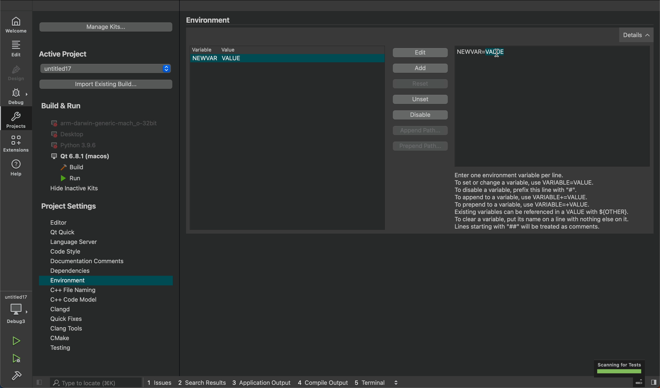  Describe the element at coordinates (290, 58) in the screenshot. I see `default variable` at that location.